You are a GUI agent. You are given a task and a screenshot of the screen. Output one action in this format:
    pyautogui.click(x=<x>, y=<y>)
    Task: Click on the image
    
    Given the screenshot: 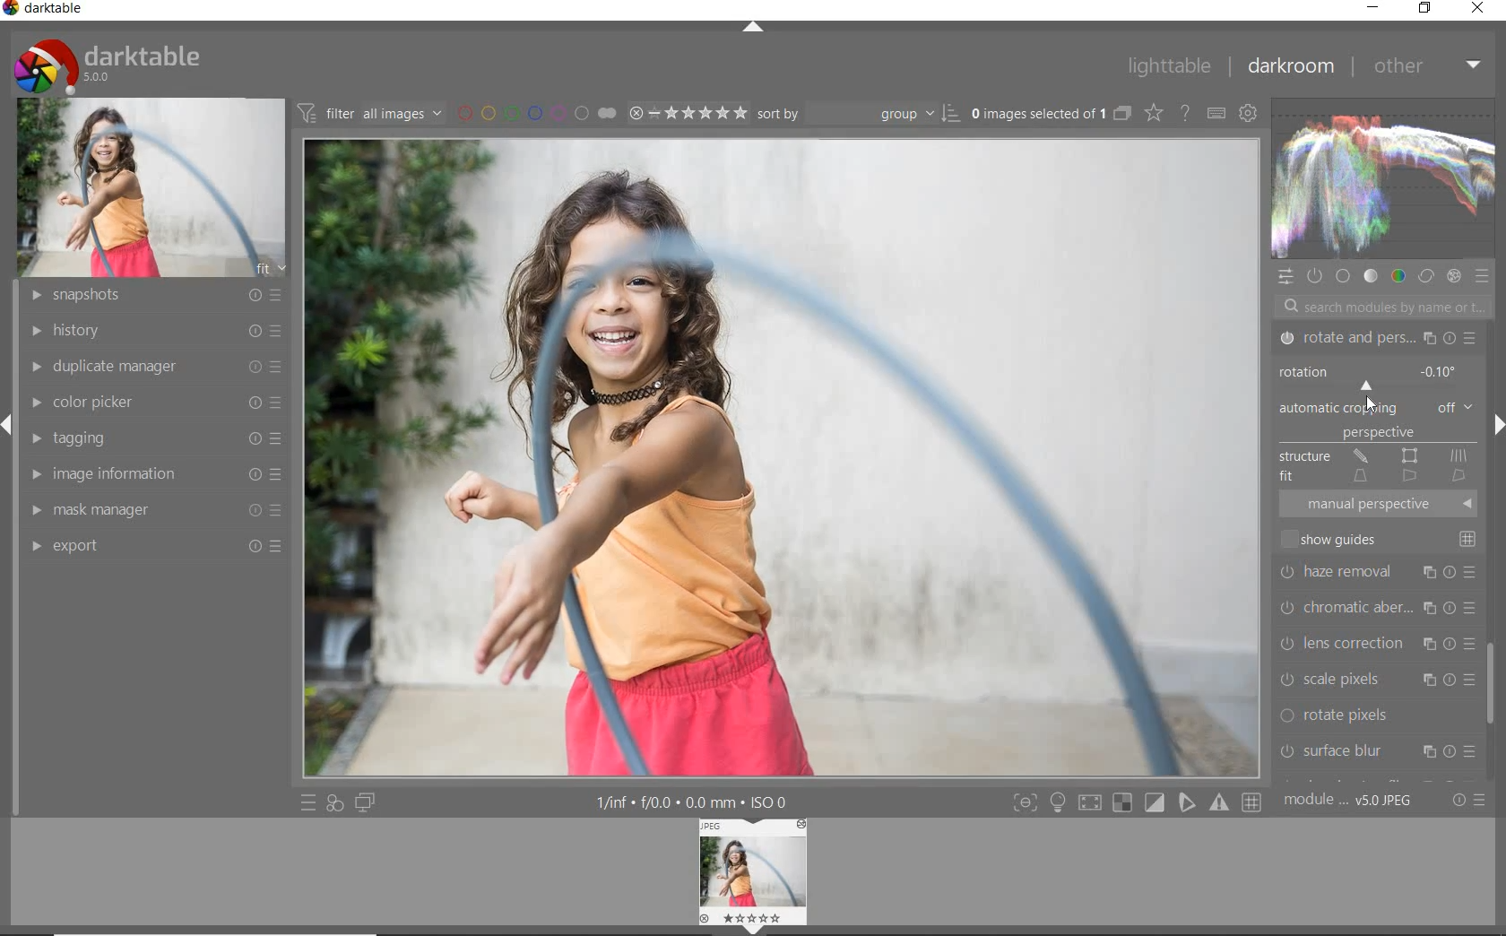 What is the action you would take?
    pyautogui.click(x=151, y=188)
    